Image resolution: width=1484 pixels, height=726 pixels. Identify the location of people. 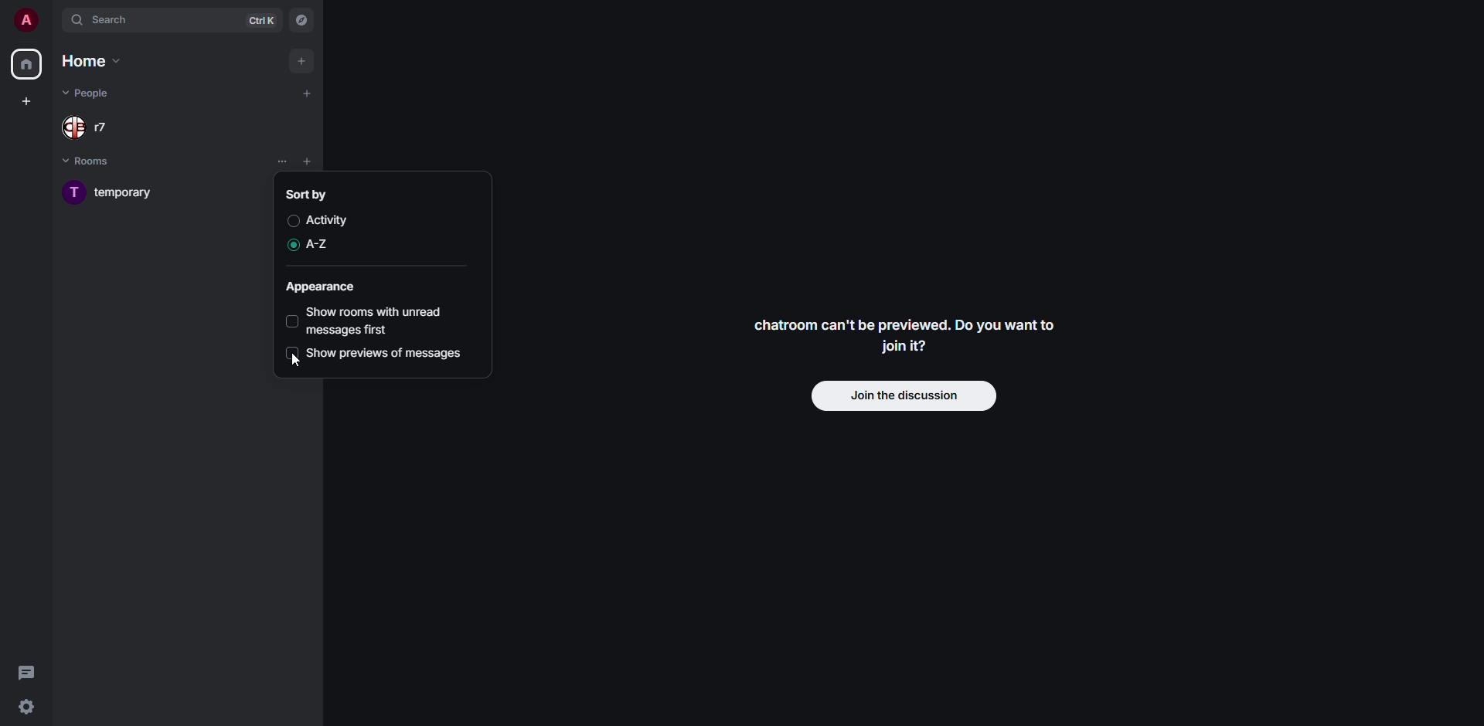
(90, 129).